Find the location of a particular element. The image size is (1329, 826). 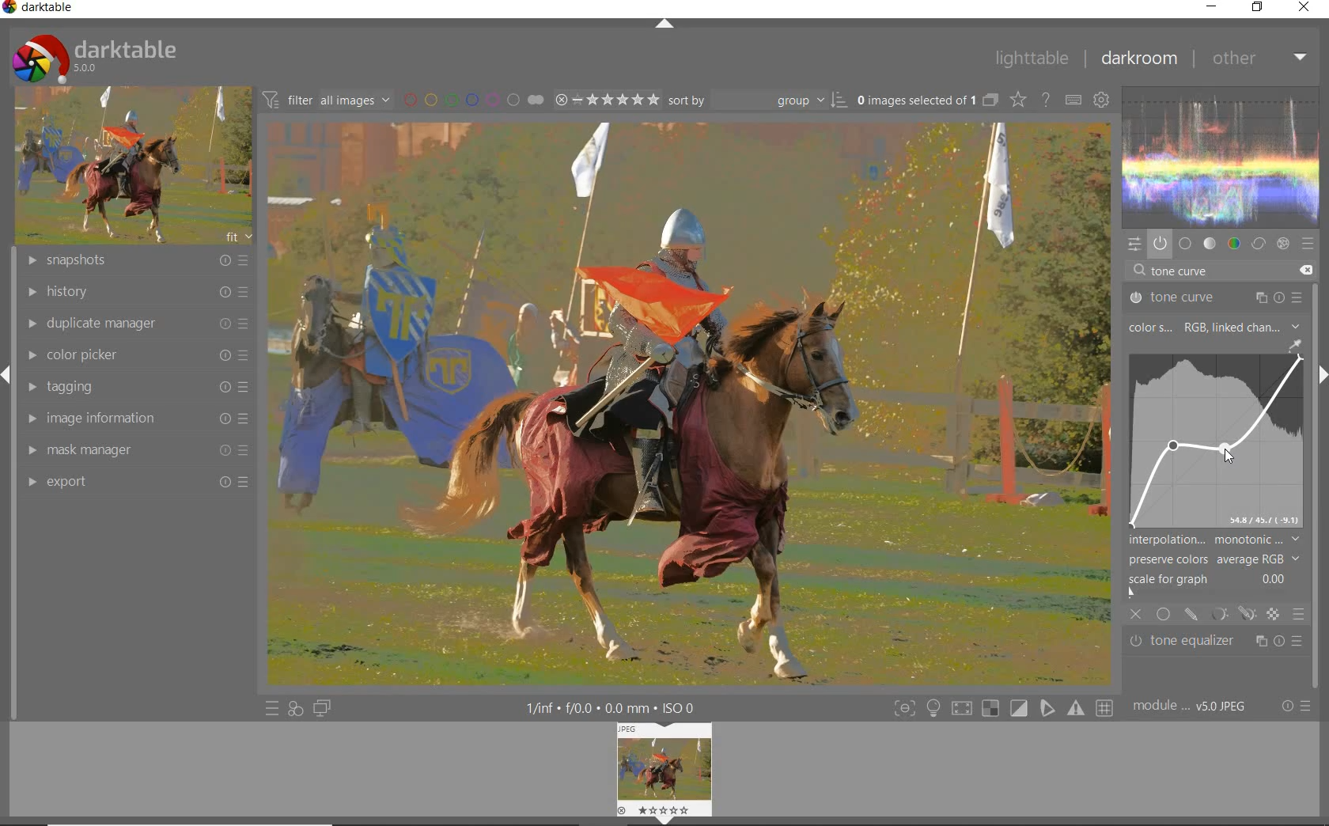

toggle modes is located at coordinates (1000, 708).